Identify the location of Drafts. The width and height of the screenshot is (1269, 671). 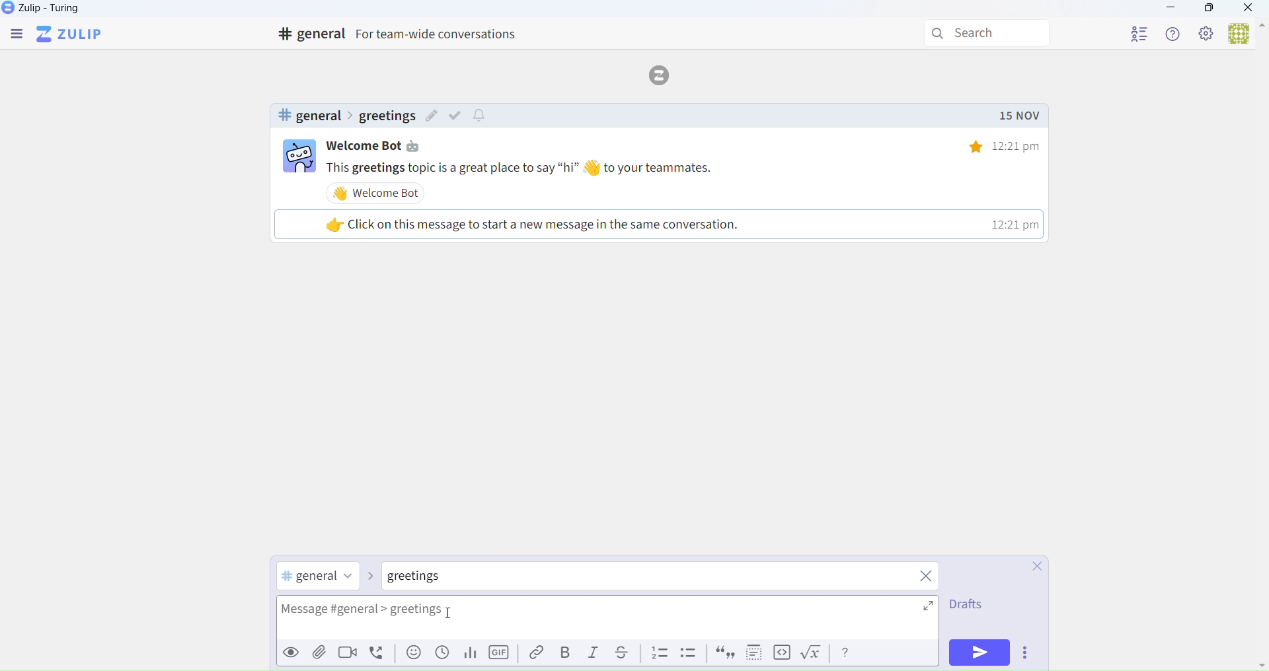
(965, 607).